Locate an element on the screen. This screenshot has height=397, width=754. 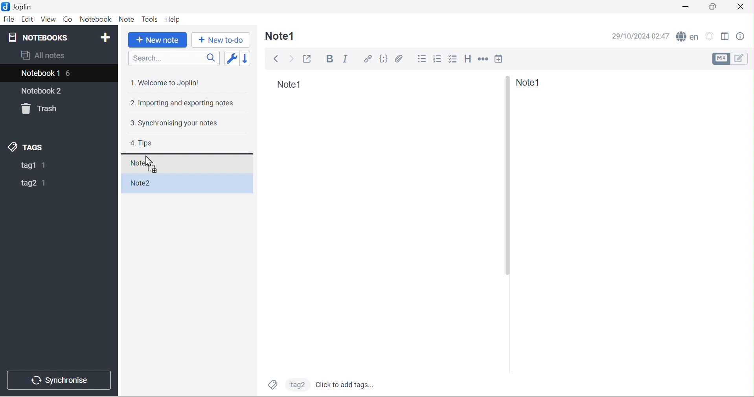
2. Importing and exporting notes is located at coordinates (181, 104).